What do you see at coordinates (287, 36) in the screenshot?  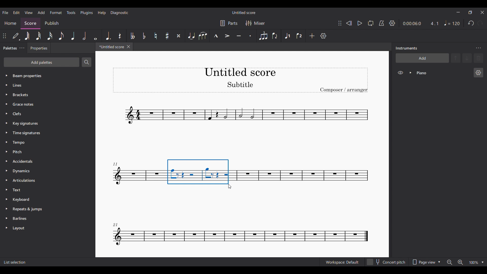 I see `Voice 1` at bounding box center [287, 36].